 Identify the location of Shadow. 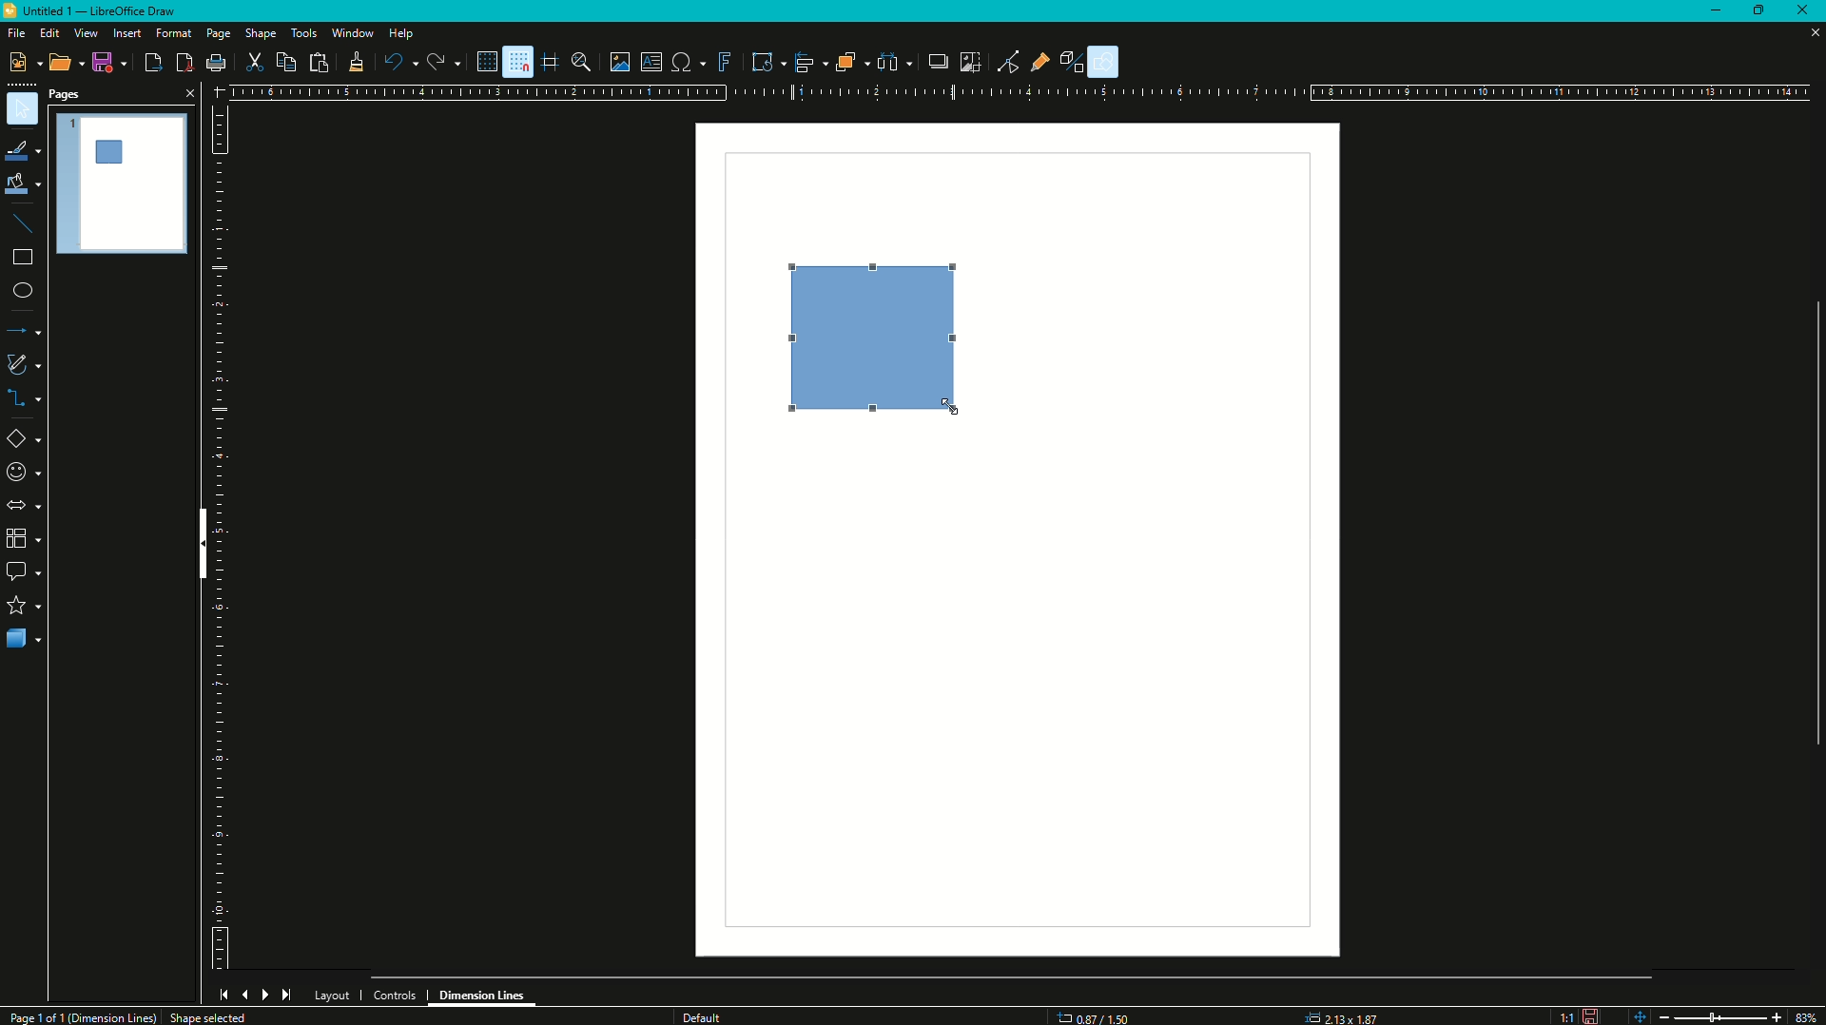
(933, 62).